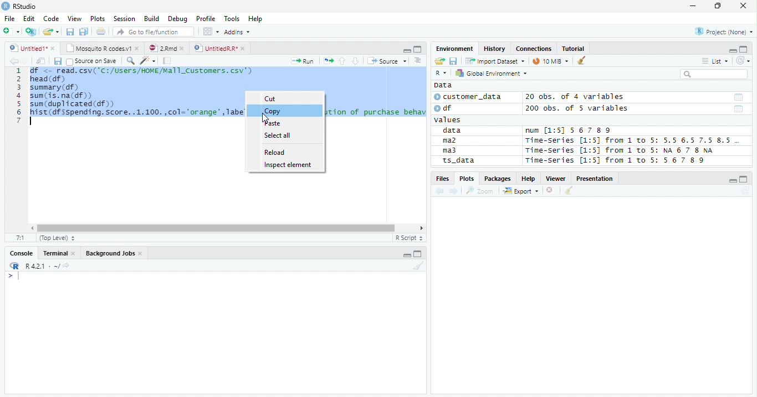  I want to click on History, so click(495, 49).